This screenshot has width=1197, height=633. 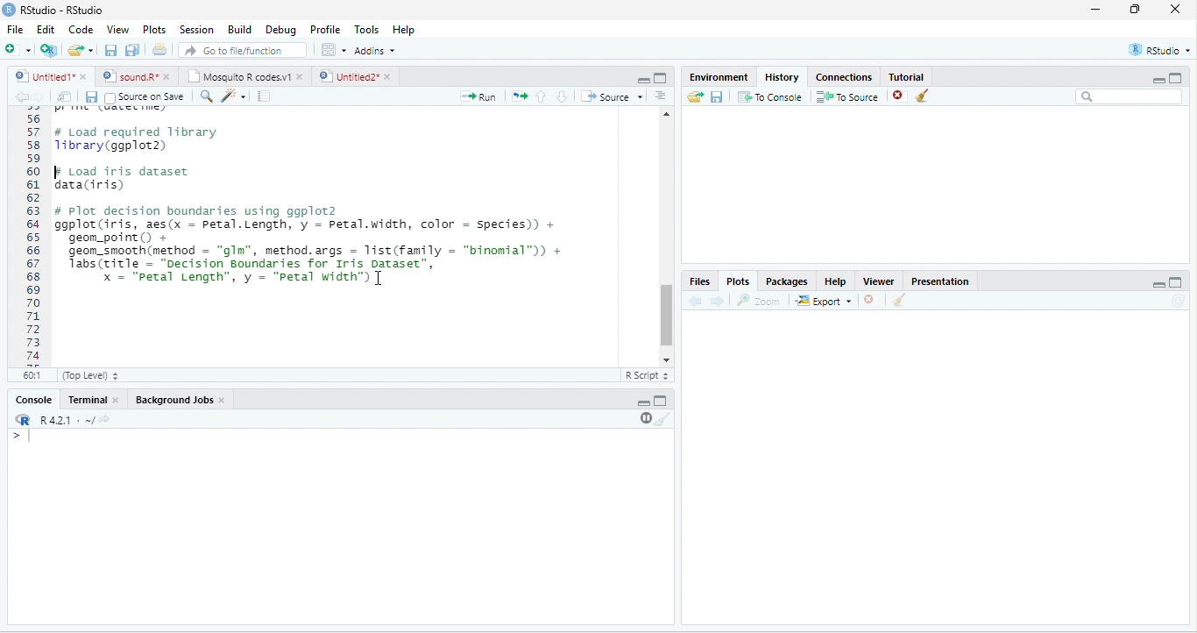 What do you see at coordinates (661, 401) in the screenshot?
I see `Maximize` at bounding box center [661, 401].